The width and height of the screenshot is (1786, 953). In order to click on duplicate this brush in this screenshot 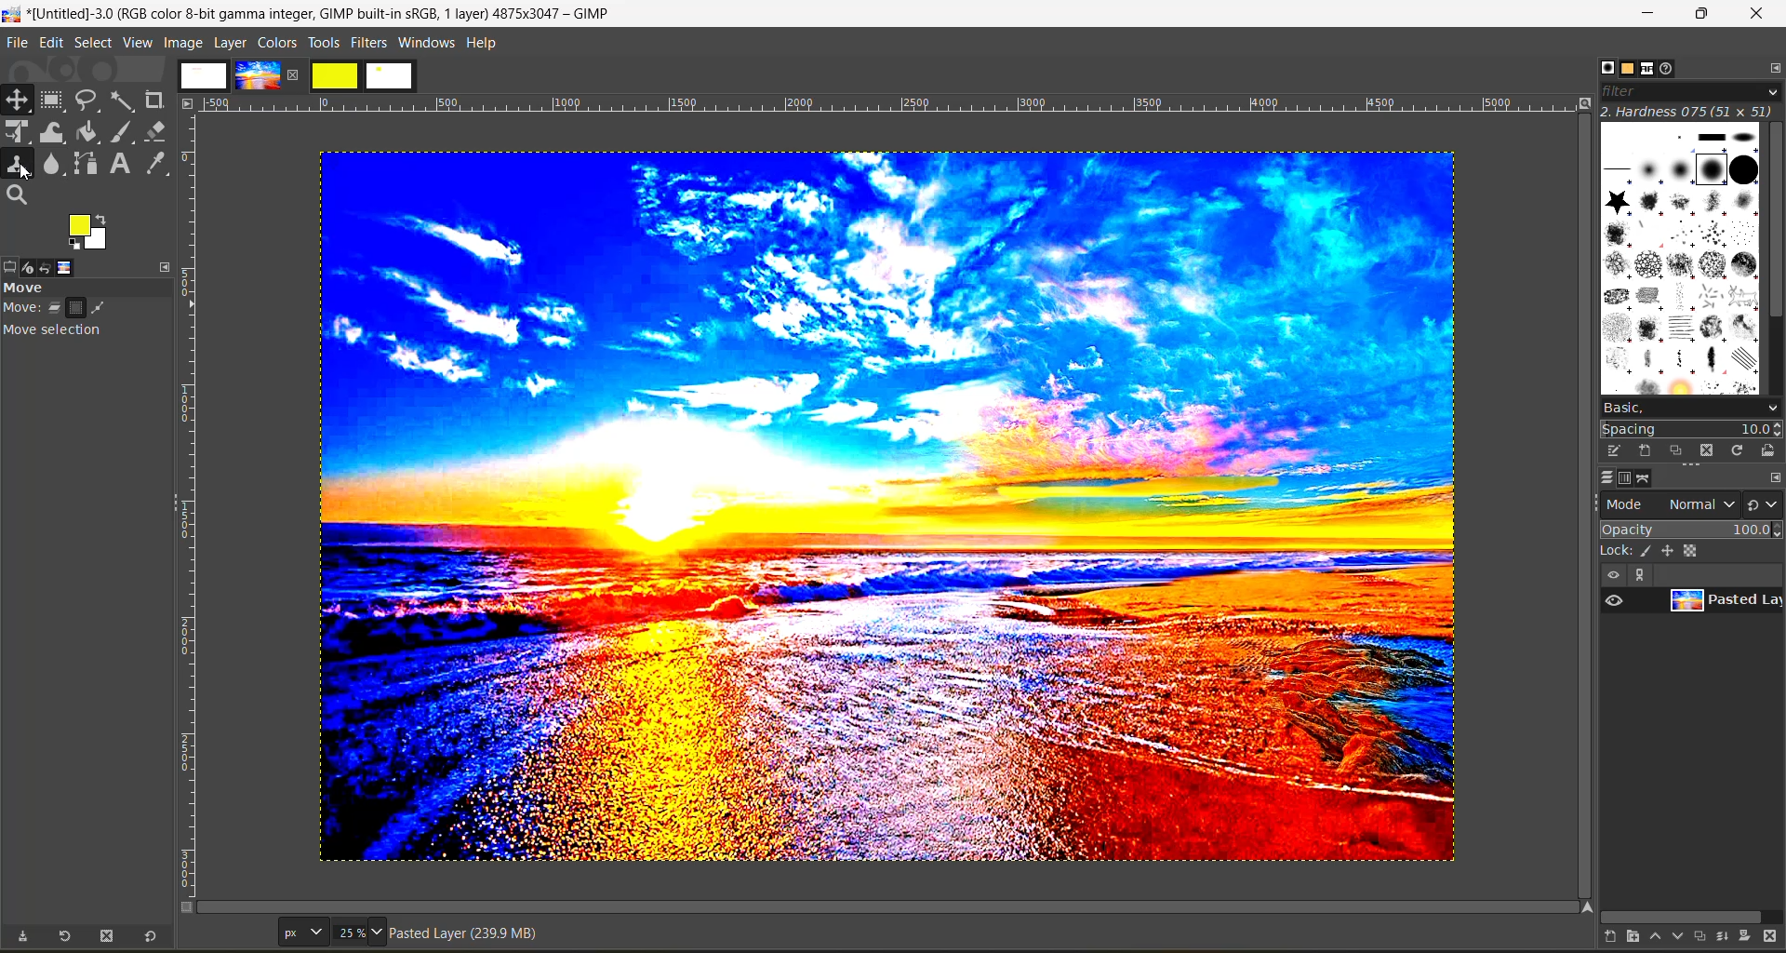, I will do `click(1677, 451)`.